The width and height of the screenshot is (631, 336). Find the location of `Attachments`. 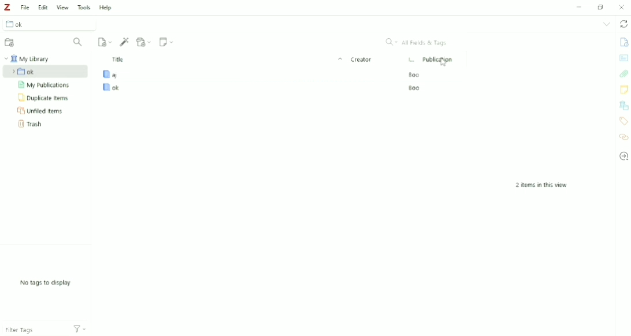

Attachments is located at coordinates (623, 74).